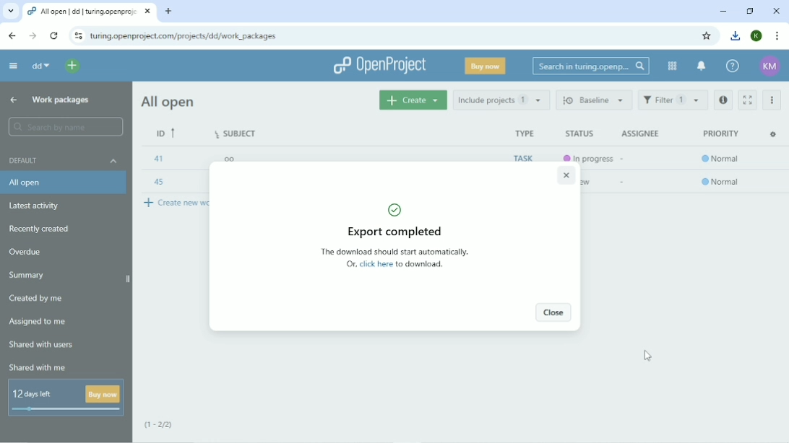  What do you see at coordinates (524, 133) in the screenshot?
I see `Type` at bounding box center [524, 133].